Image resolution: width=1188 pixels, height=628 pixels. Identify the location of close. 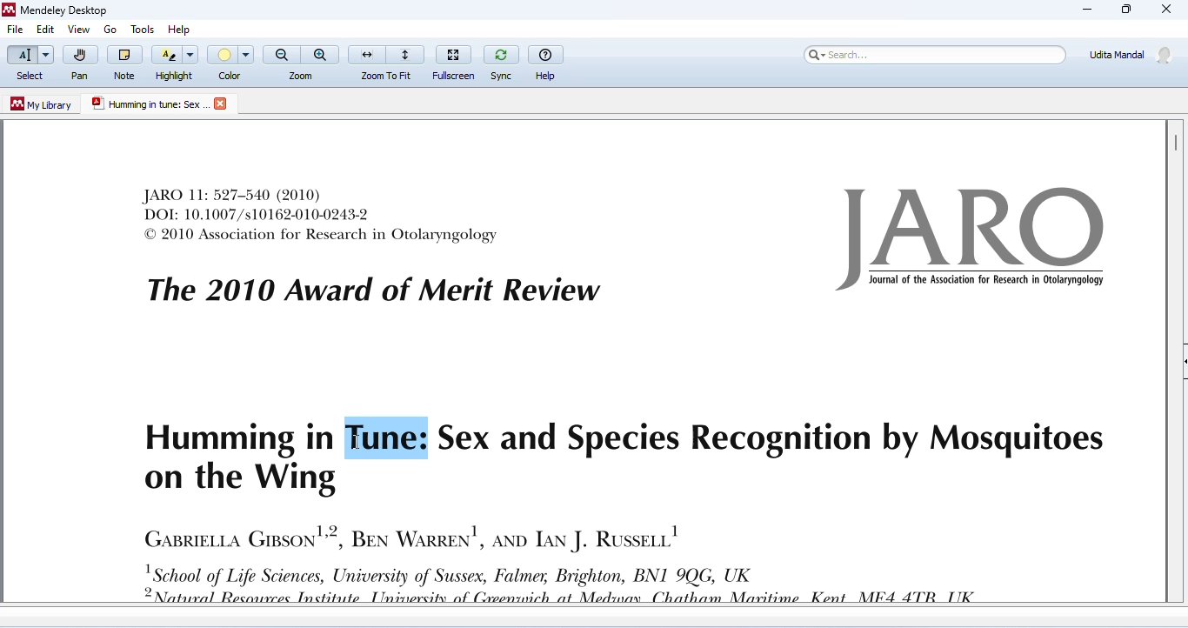
(223, 104).